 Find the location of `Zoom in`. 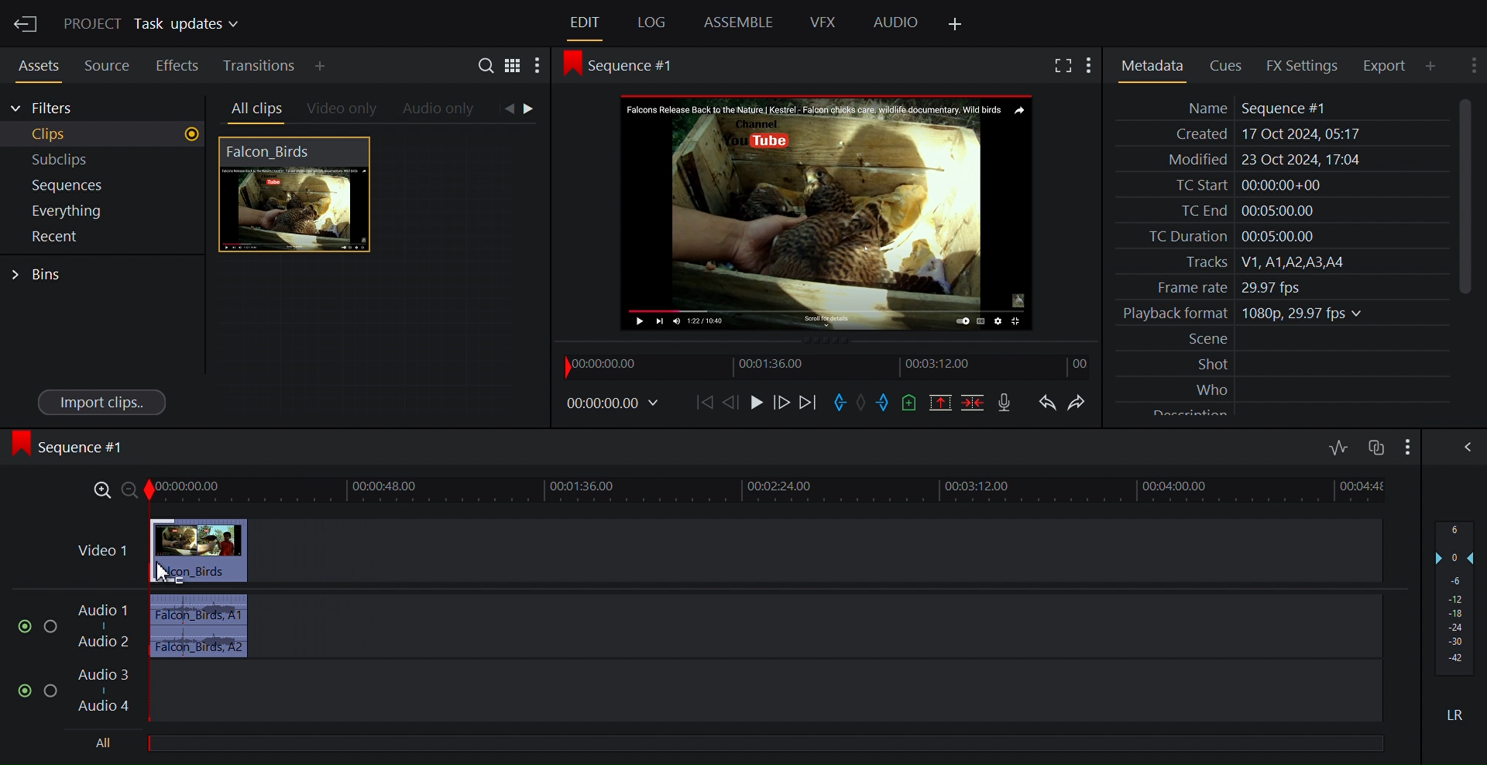

Zoom in is located at coordinates (96, 492).